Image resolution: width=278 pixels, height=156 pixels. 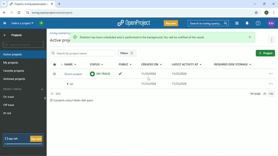 I want to click on Search tabs, so click(x=4, y=4).